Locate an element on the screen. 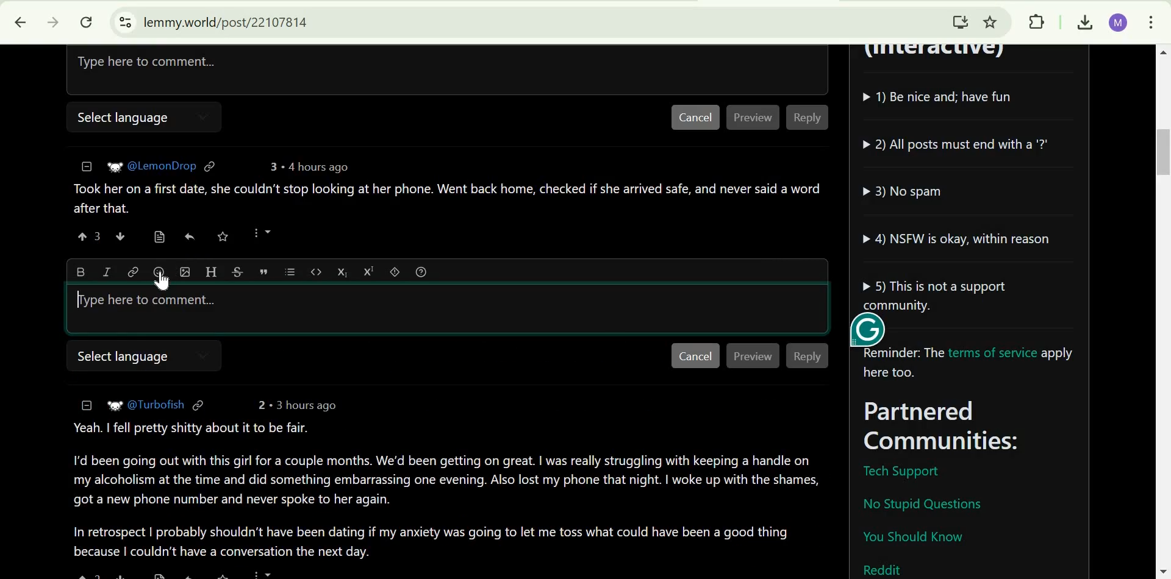  Cancel is located at coordinates (695, 356).